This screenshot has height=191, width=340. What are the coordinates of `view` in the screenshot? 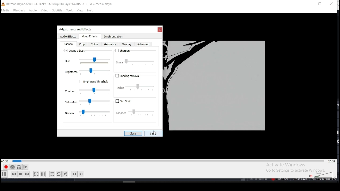 It's located at (80, 10).